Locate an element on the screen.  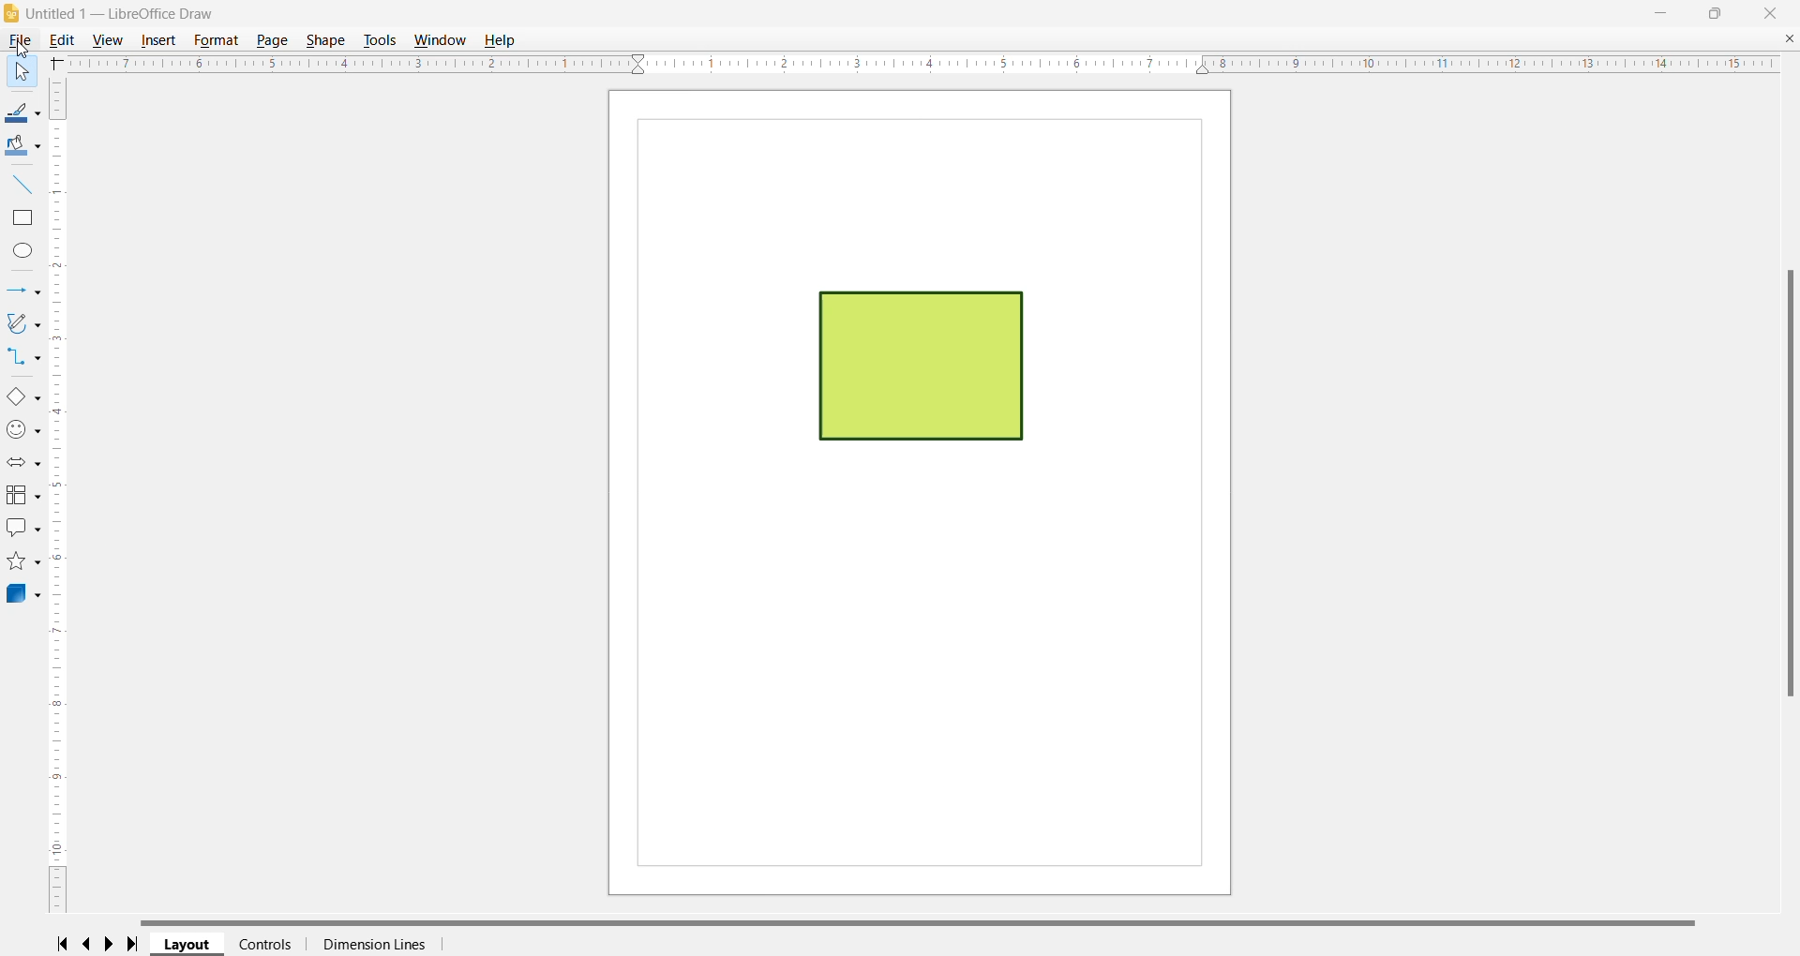
Horizontal Scroll Bar is located at coordinates (929, 921).